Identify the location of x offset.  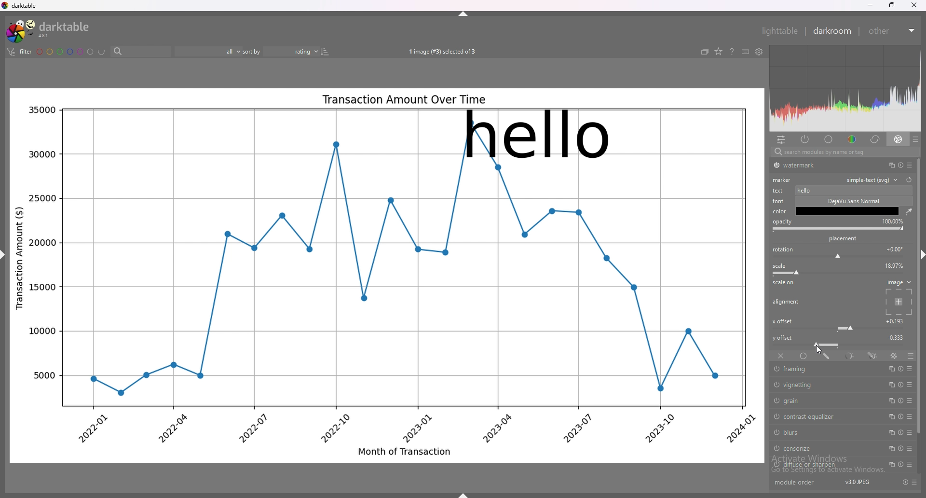
(782, 321).